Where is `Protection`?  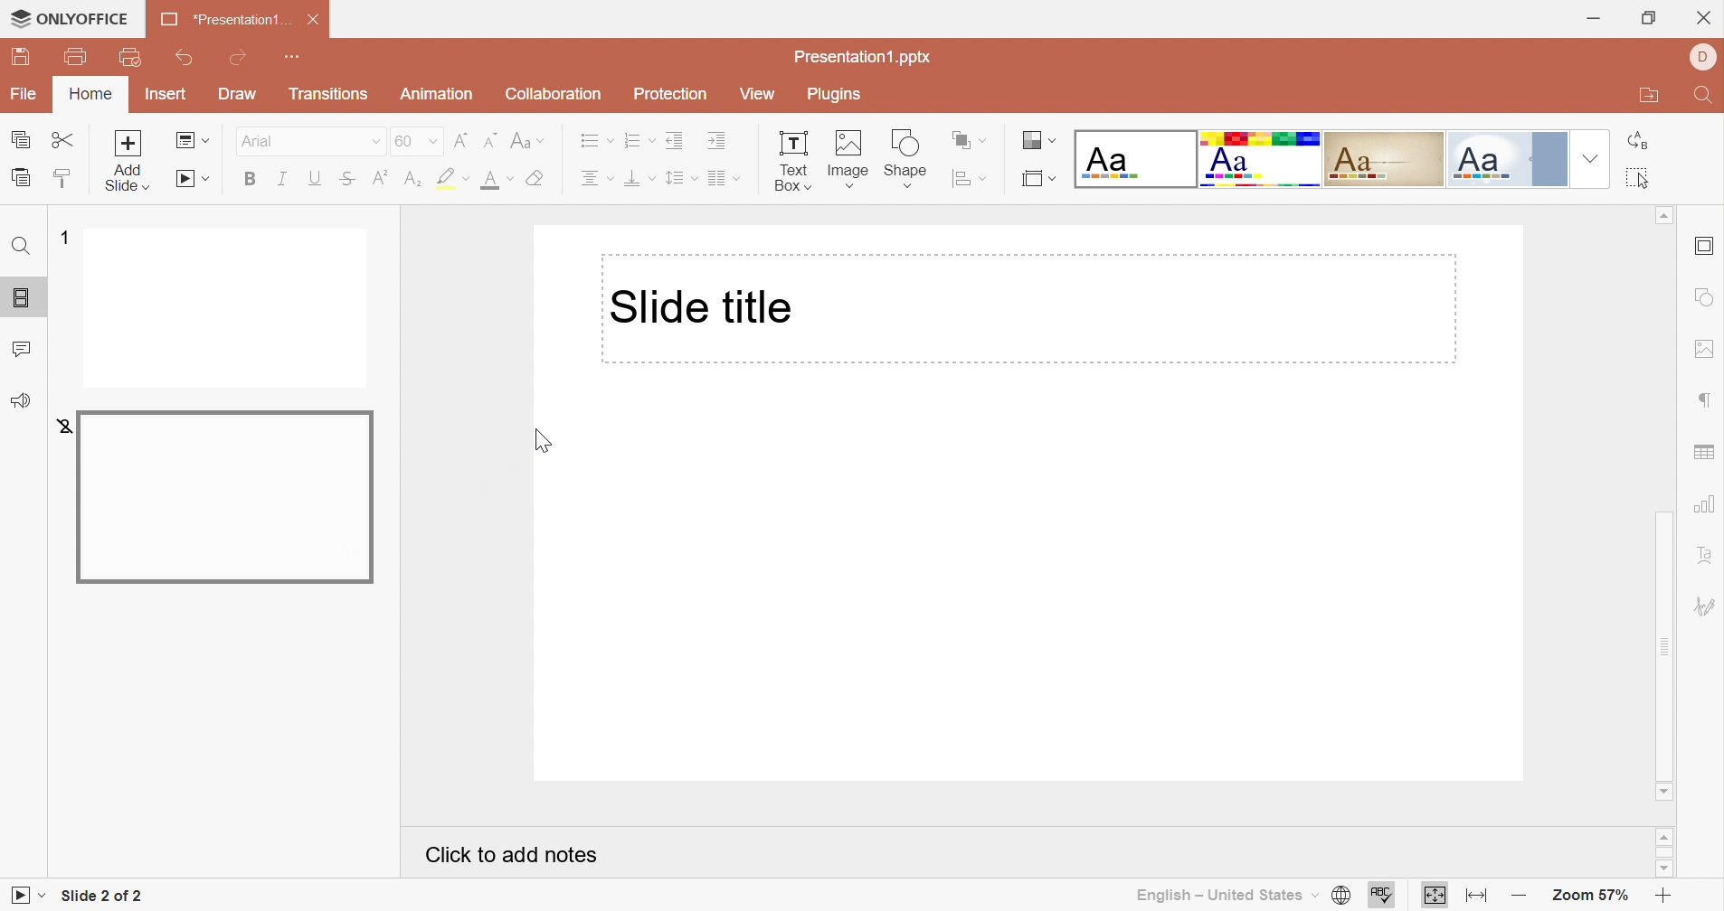
Protection is located at coordinates (671, 96).